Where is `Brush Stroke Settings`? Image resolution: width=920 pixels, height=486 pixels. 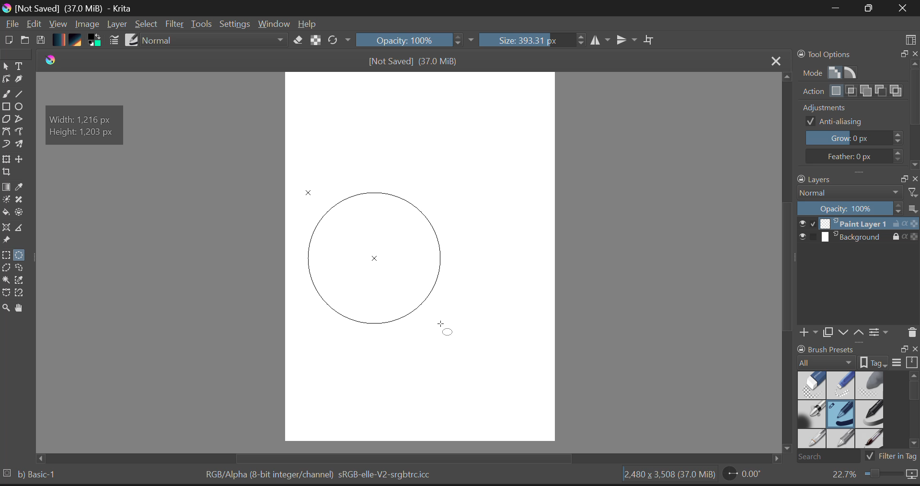 Brush Stroke Settings is located at coordinates (113, 40).